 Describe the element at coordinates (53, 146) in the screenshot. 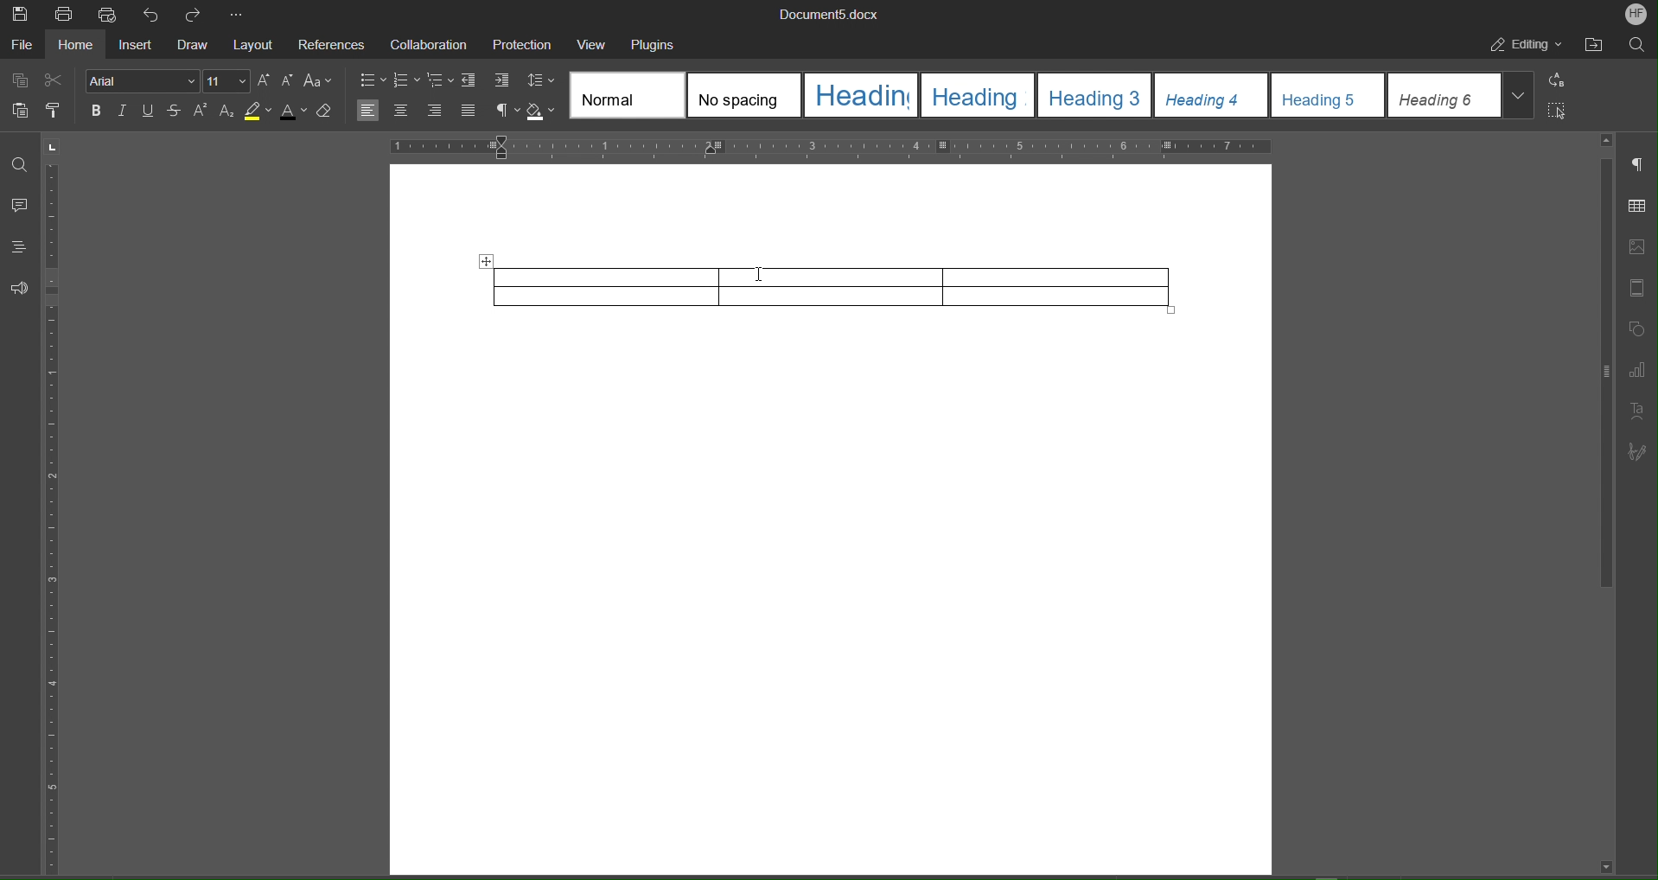

I see `page orientation` at that location.